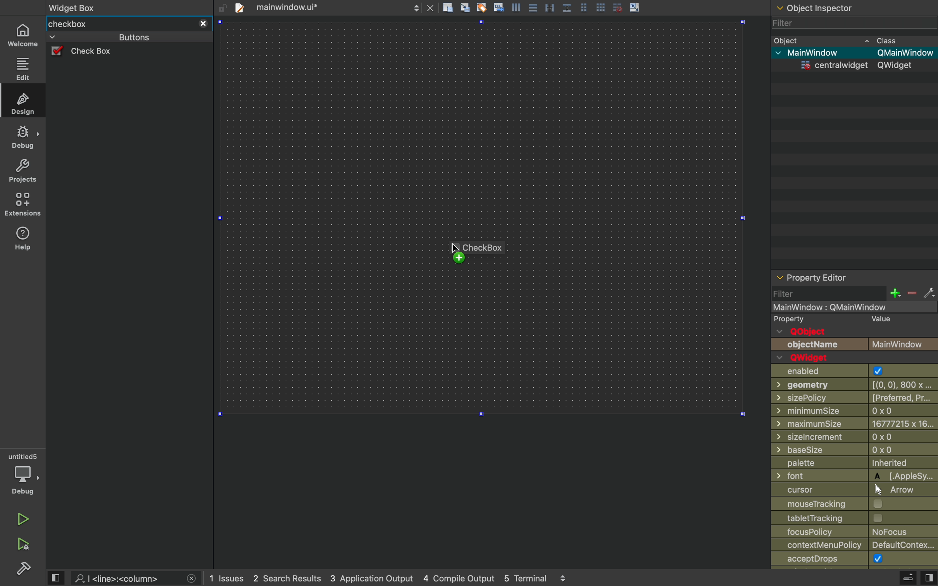  What do you see at coordinates (21, 171) in the screenshot?
I see `projects` at bounding box center [21, 171].